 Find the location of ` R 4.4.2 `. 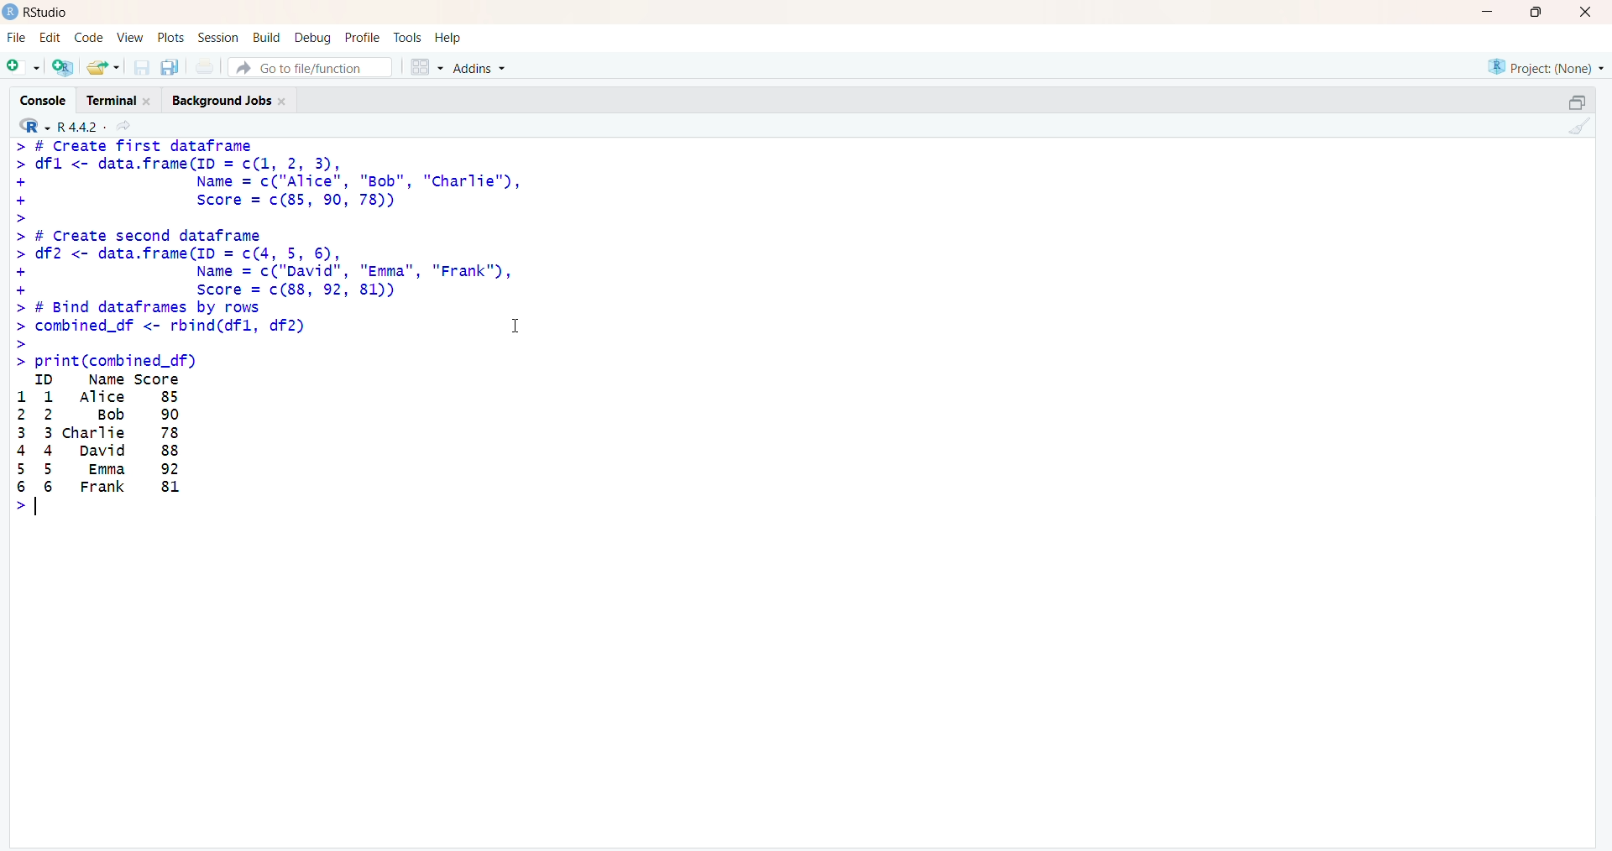

 R 4.4.2  is located at coordinates (60, 124).